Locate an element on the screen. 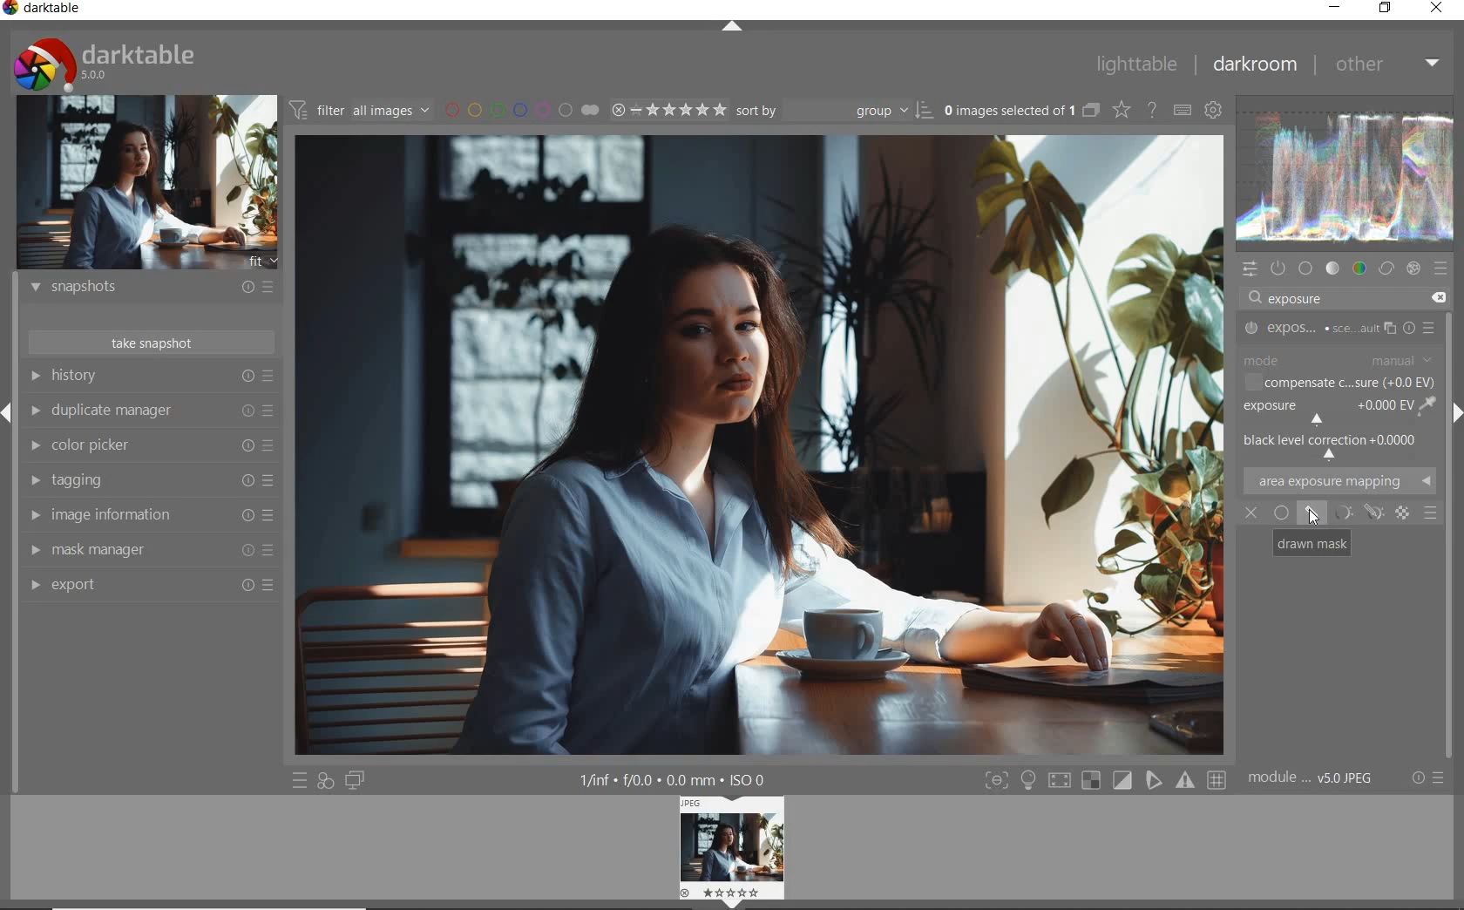 The width and height of the screenshot is (1464, 910). MASK OPTIONS is located at coordinates (1353, 513).